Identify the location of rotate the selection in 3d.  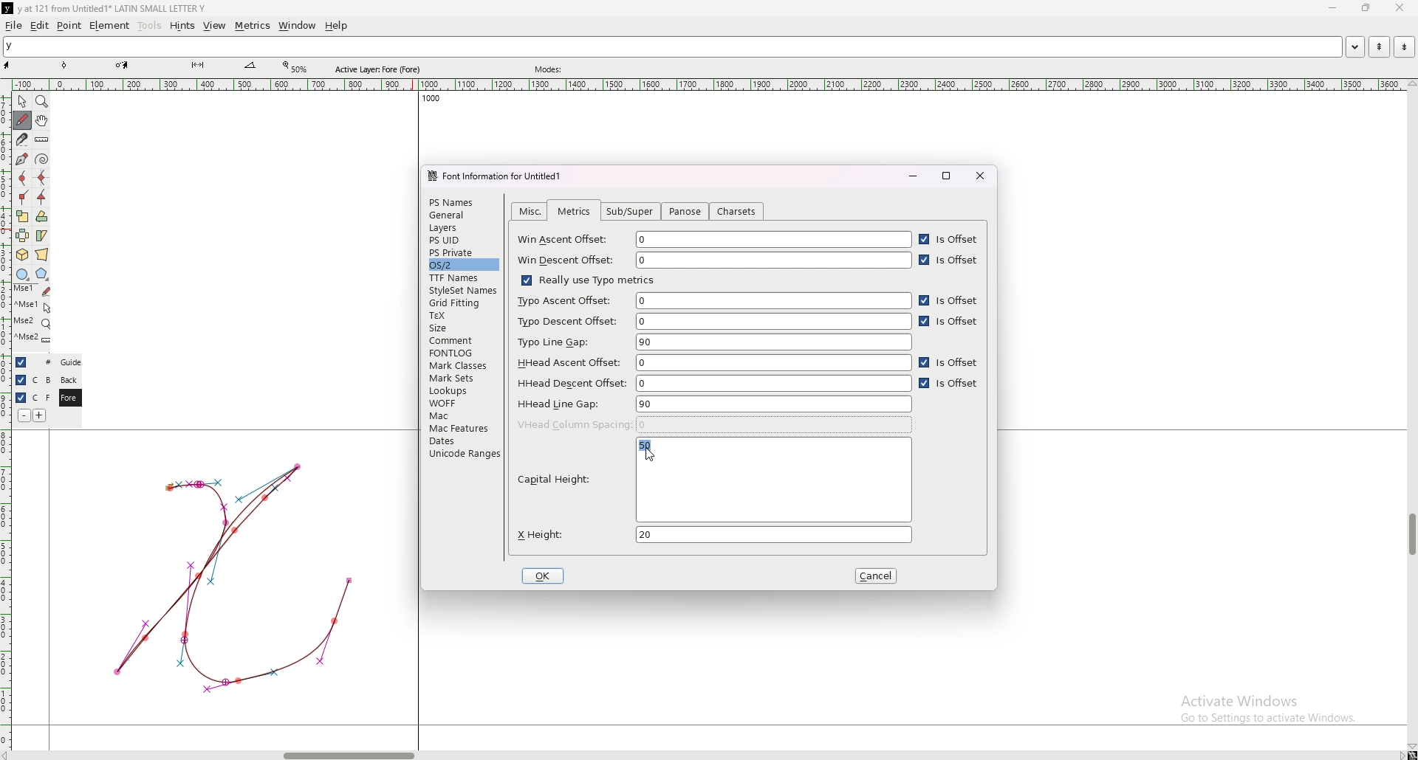
(22, 255).